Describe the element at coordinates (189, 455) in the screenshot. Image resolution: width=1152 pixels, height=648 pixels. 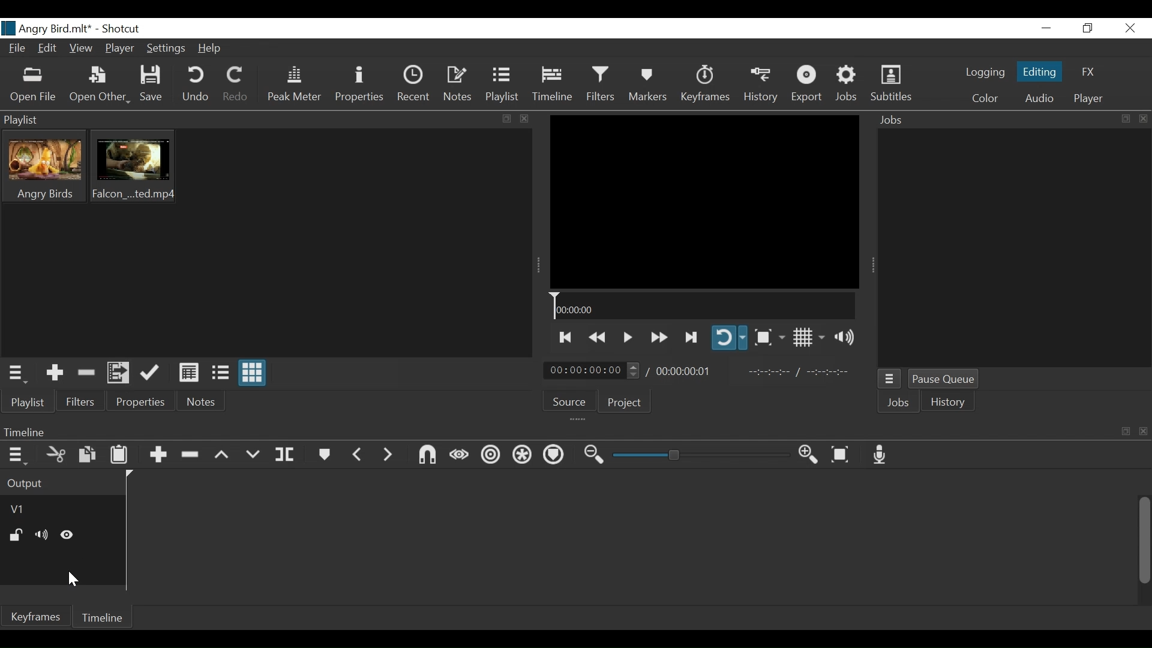
I see `Ripple Delete` at that location.